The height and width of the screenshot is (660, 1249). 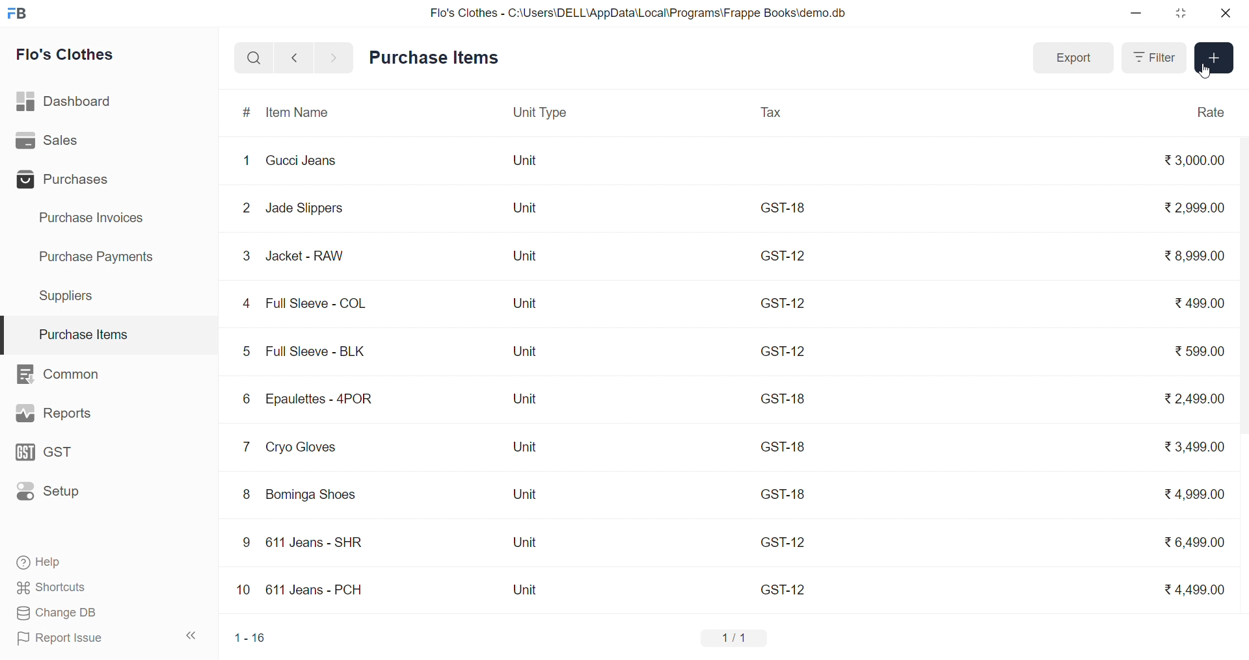 What do you see at coordinates (783, 450) in the screenshot?
I see `GST-18` at bounding box center [783, 450].